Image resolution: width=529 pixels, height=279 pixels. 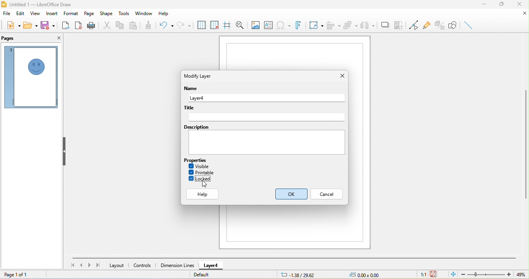 I want to click on properties, so click(x=196, y=160).